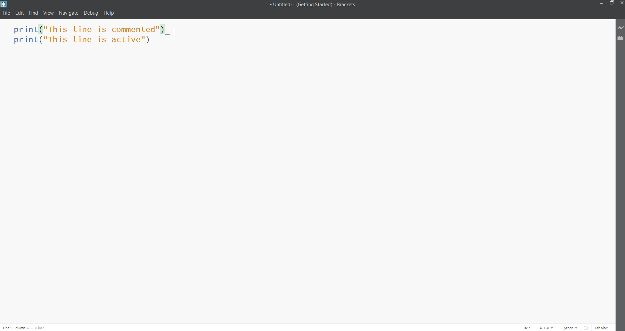 The image size is (625, 331). Describe the element at coordinates (6, 13) in the screenshot. I see `File` at that location.